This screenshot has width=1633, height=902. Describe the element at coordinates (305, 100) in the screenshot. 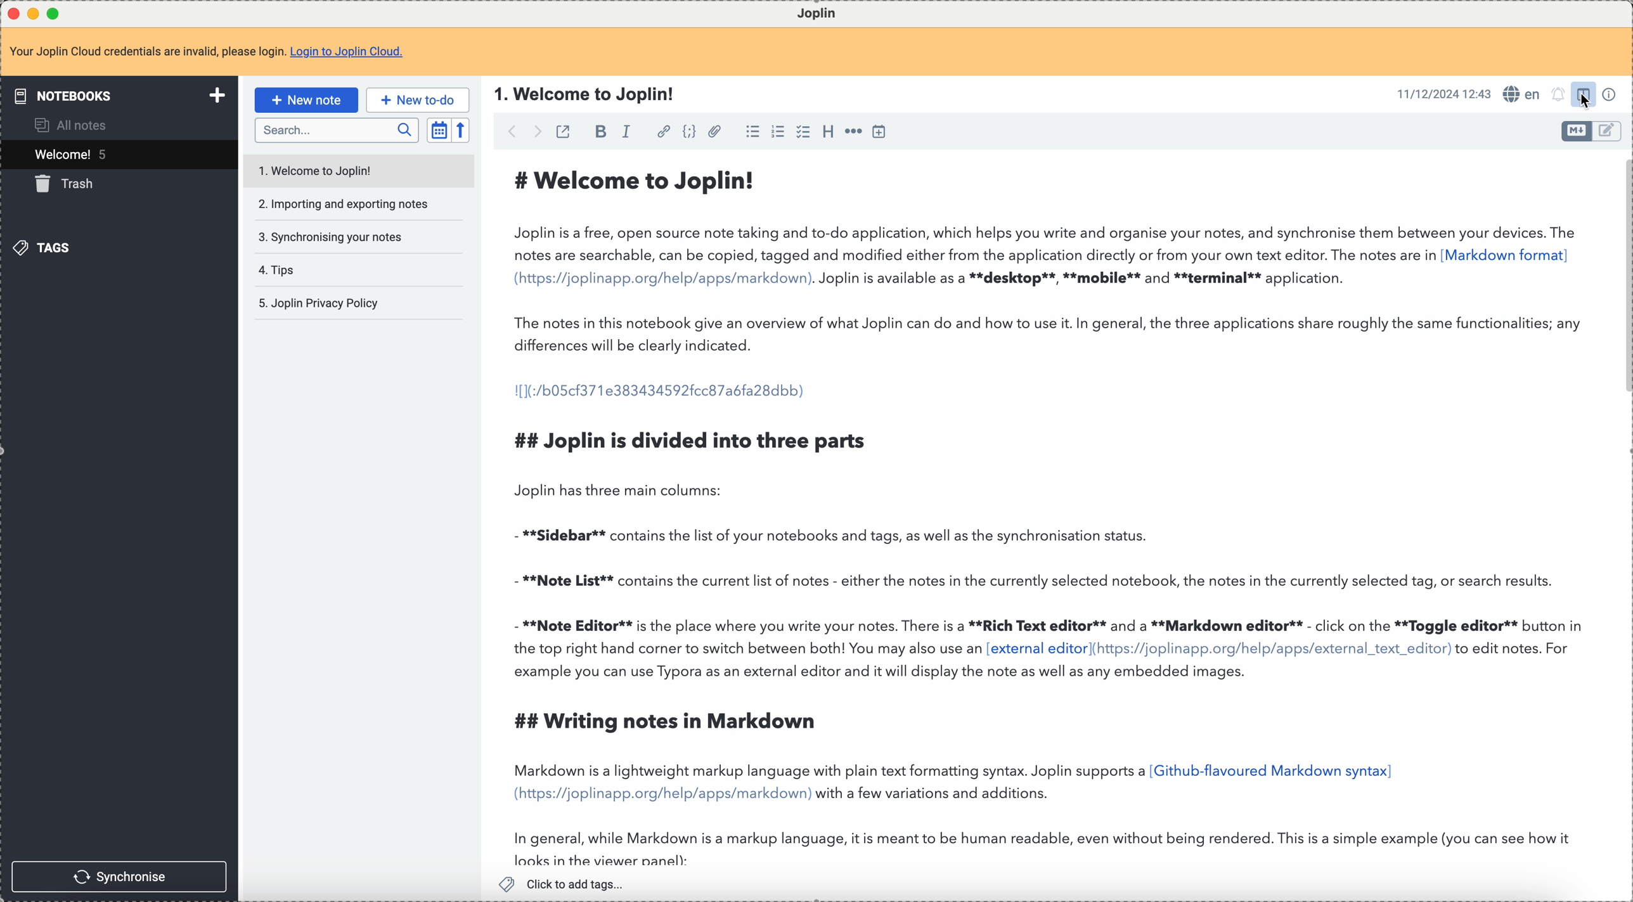

I see `new note` at that location.